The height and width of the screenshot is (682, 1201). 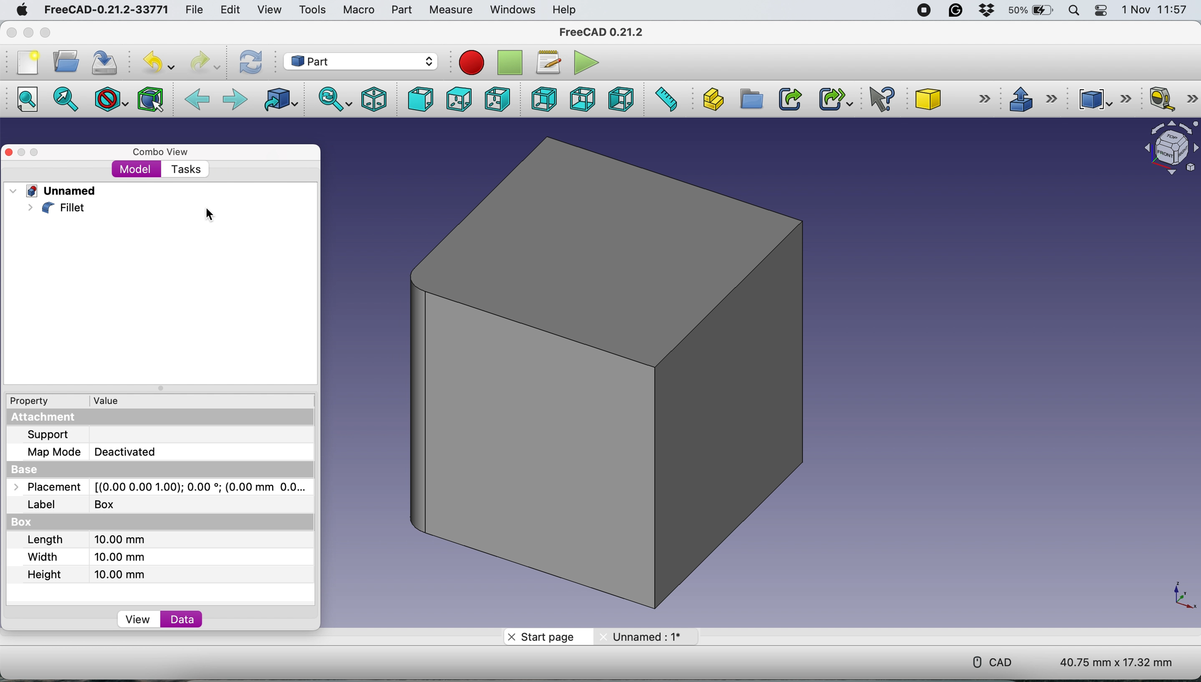 What do you see at coordinates (644, 638) in the screenshot?
I see `unnamed` at bounding box center [644, 638].